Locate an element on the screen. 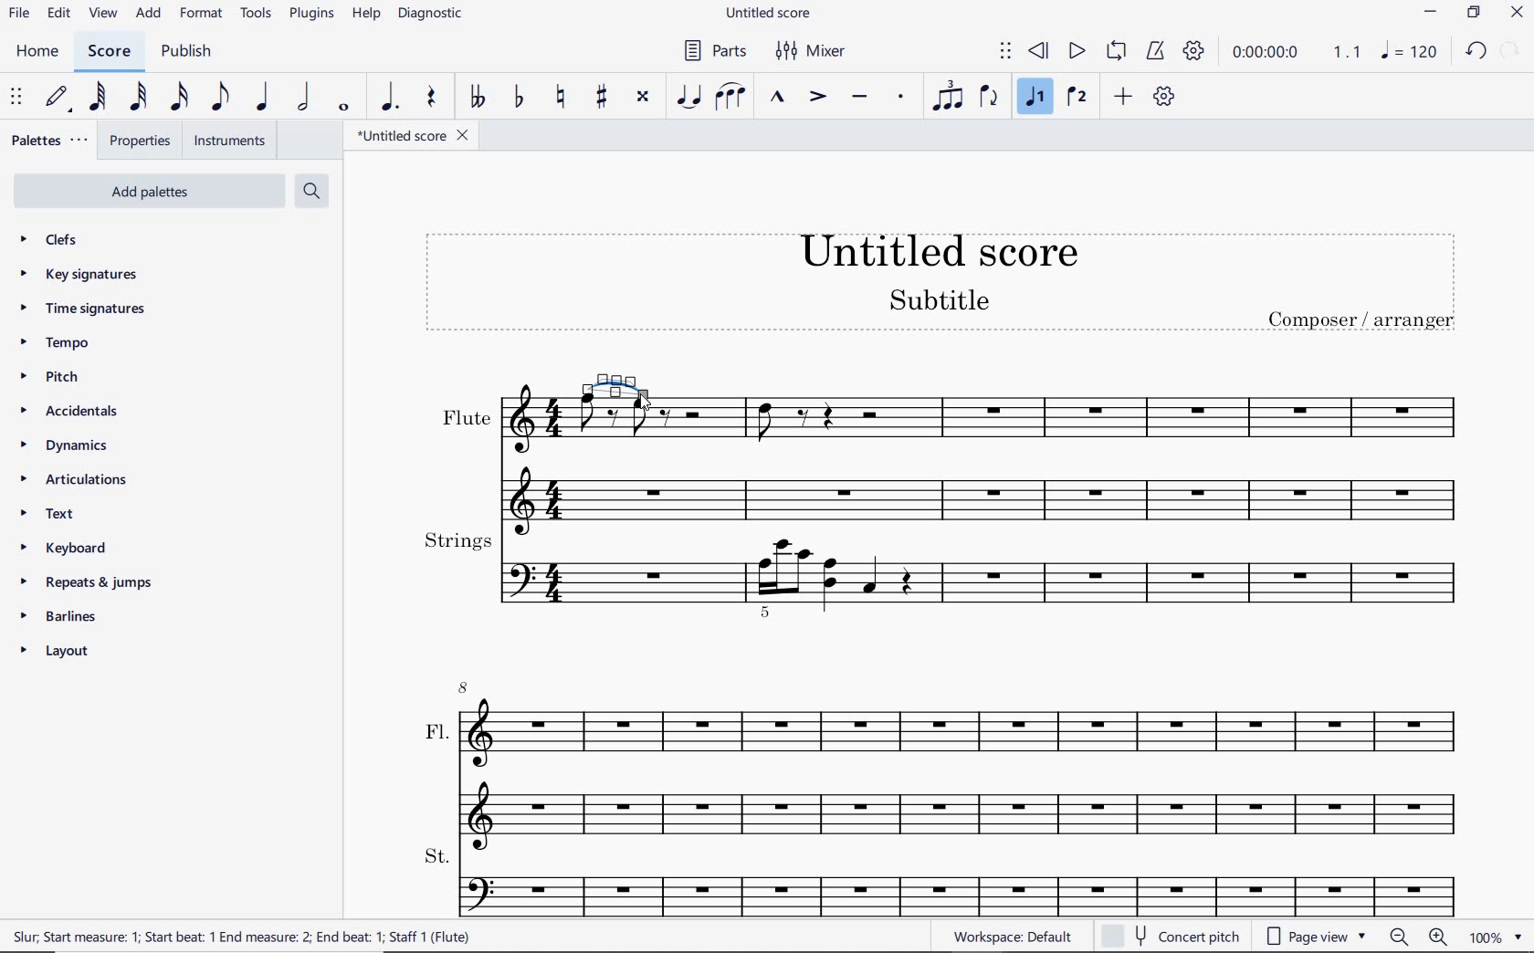  PROPERTIES is located at coordinates (142, 141).